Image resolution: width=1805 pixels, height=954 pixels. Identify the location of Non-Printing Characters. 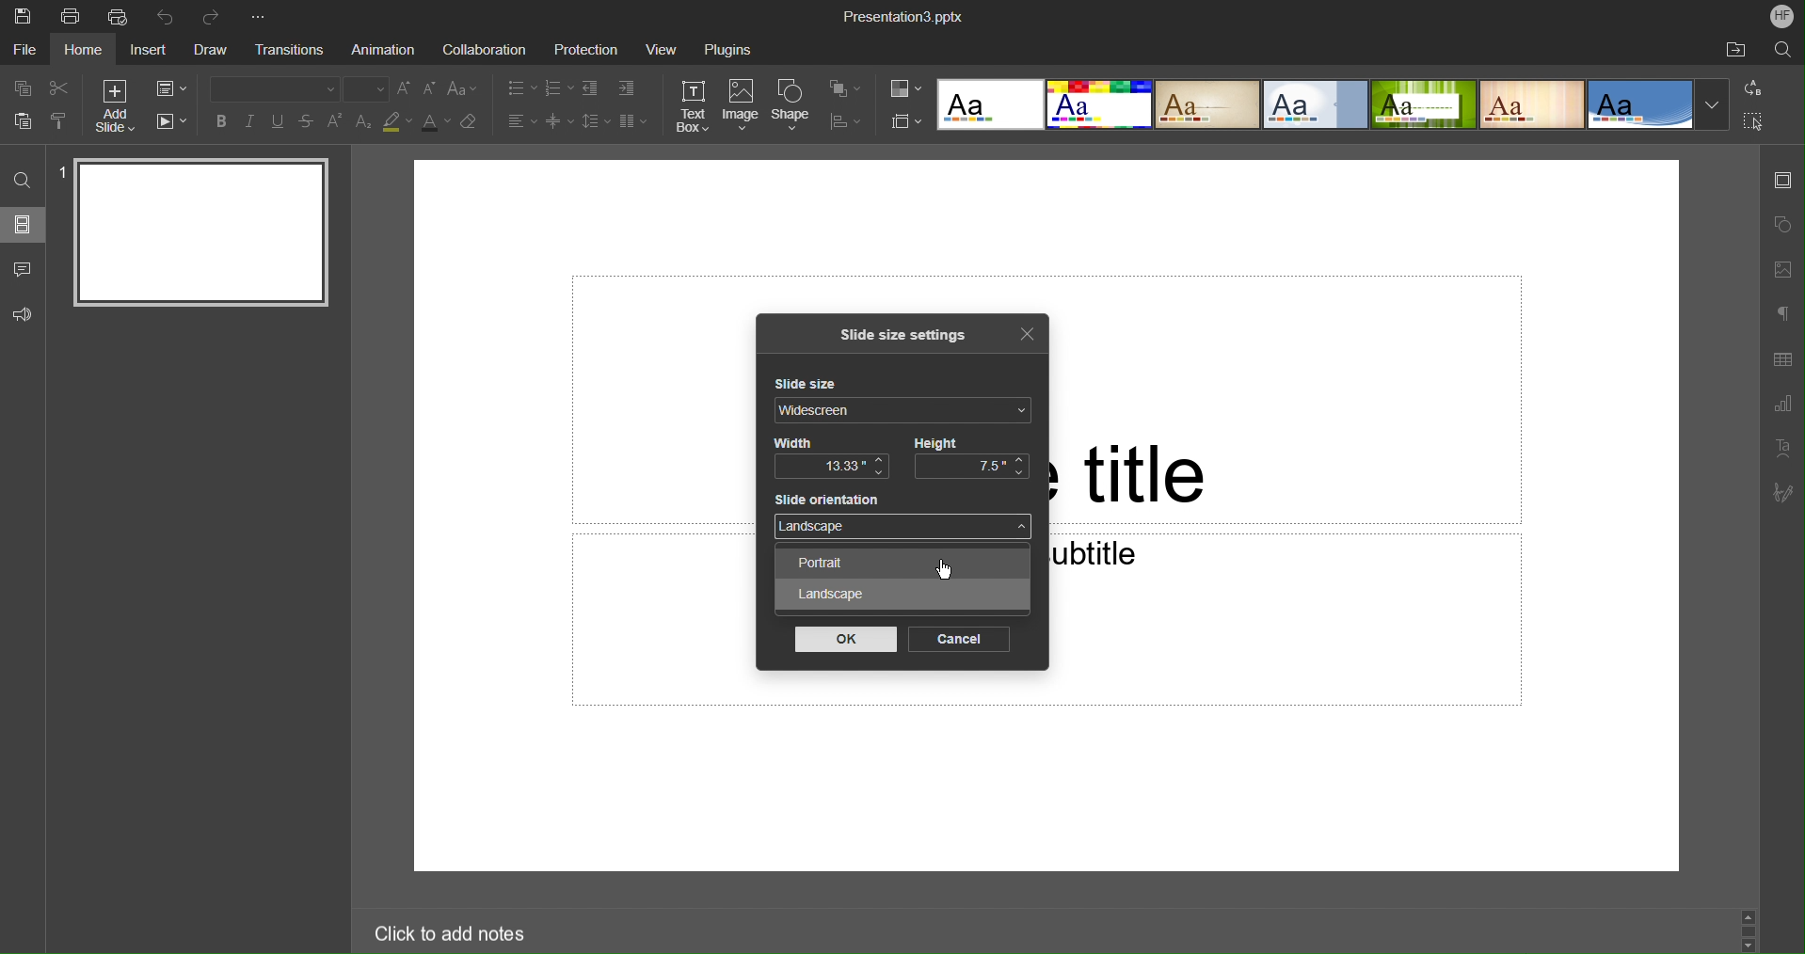
(1782, 312).